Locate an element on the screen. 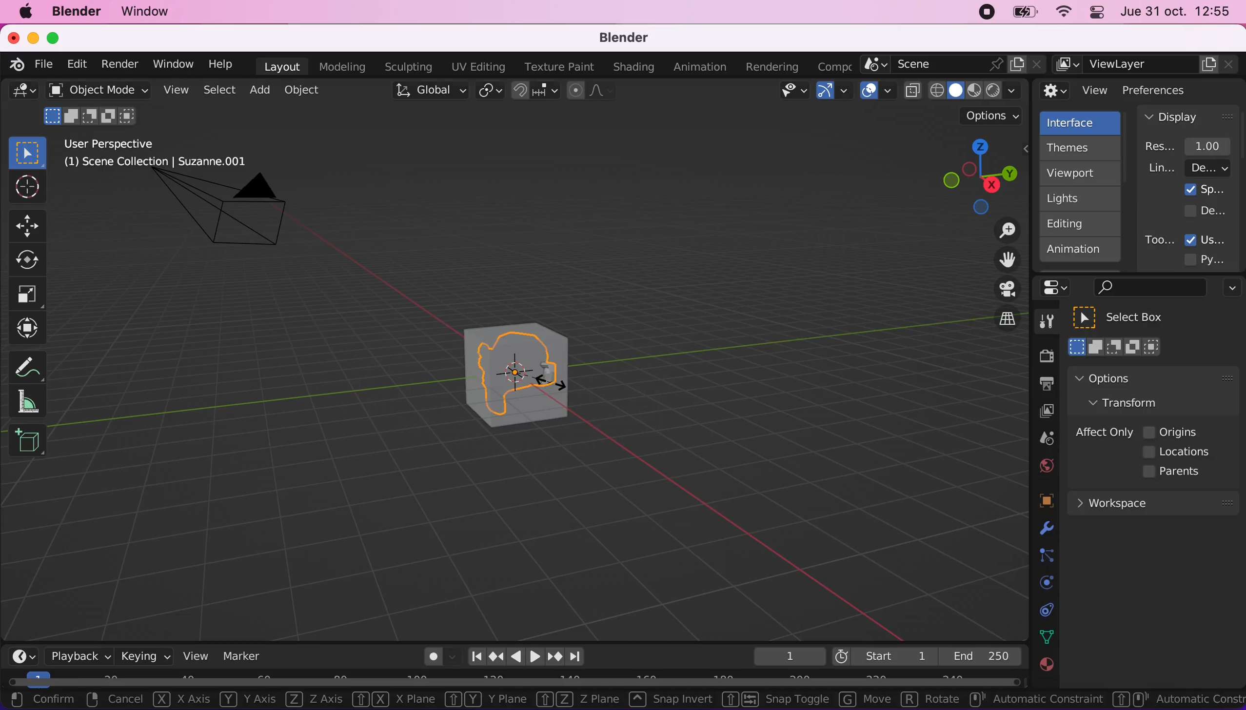 The height and width of the screenshot is (710, 1246). rendering is located at coordinates (772, 67).